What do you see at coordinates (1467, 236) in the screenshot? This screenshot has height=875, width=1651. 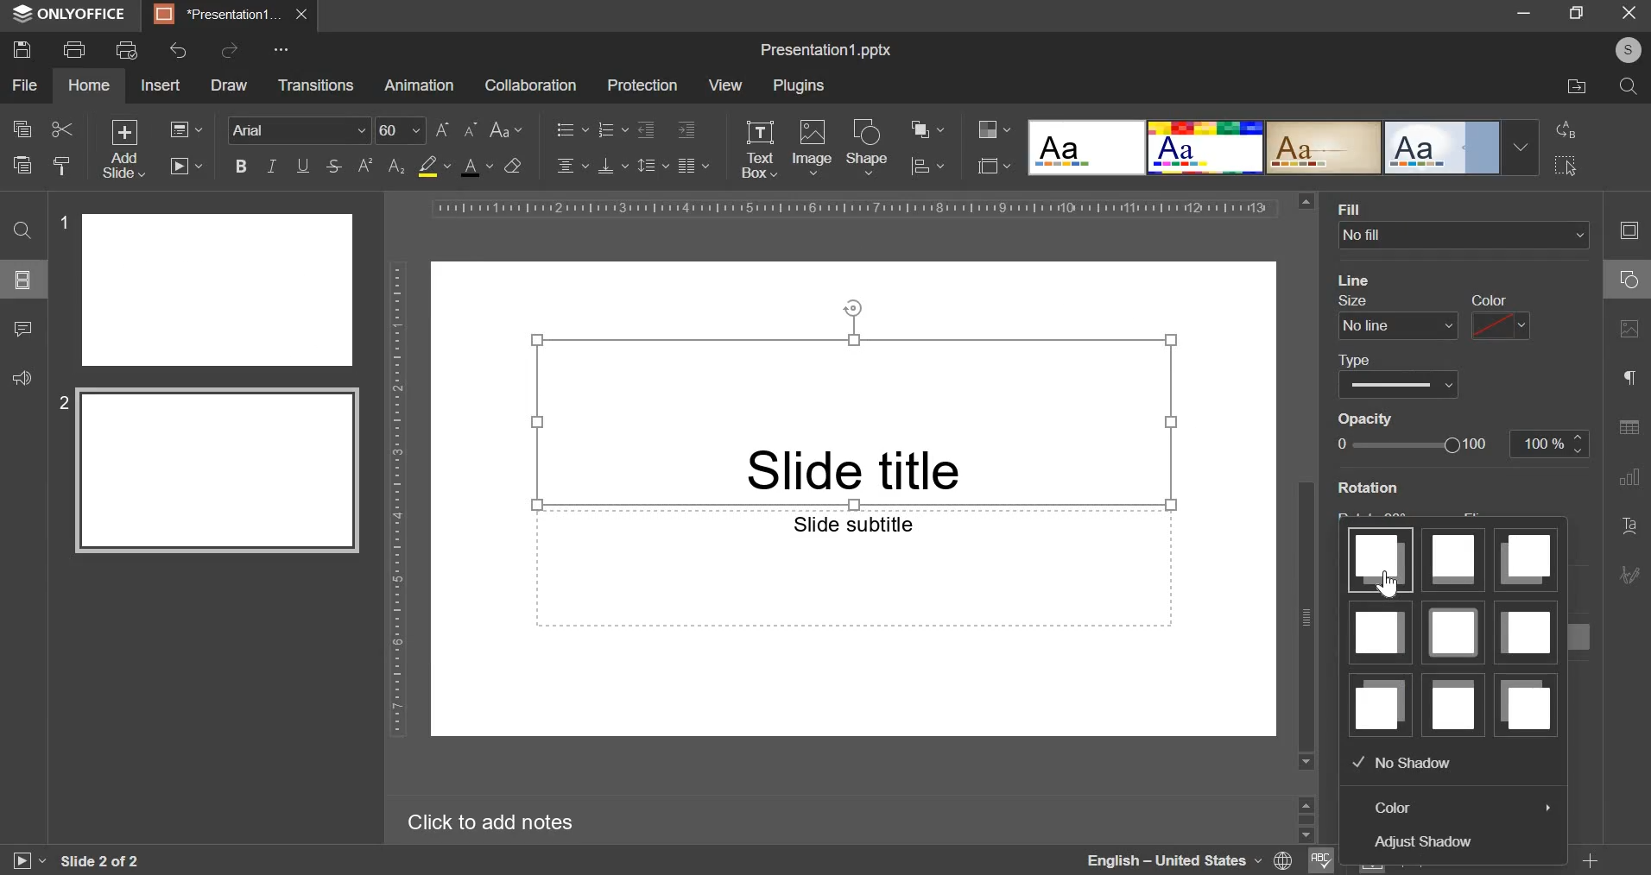 I see `no fill` at bounding box center [1467, 236].